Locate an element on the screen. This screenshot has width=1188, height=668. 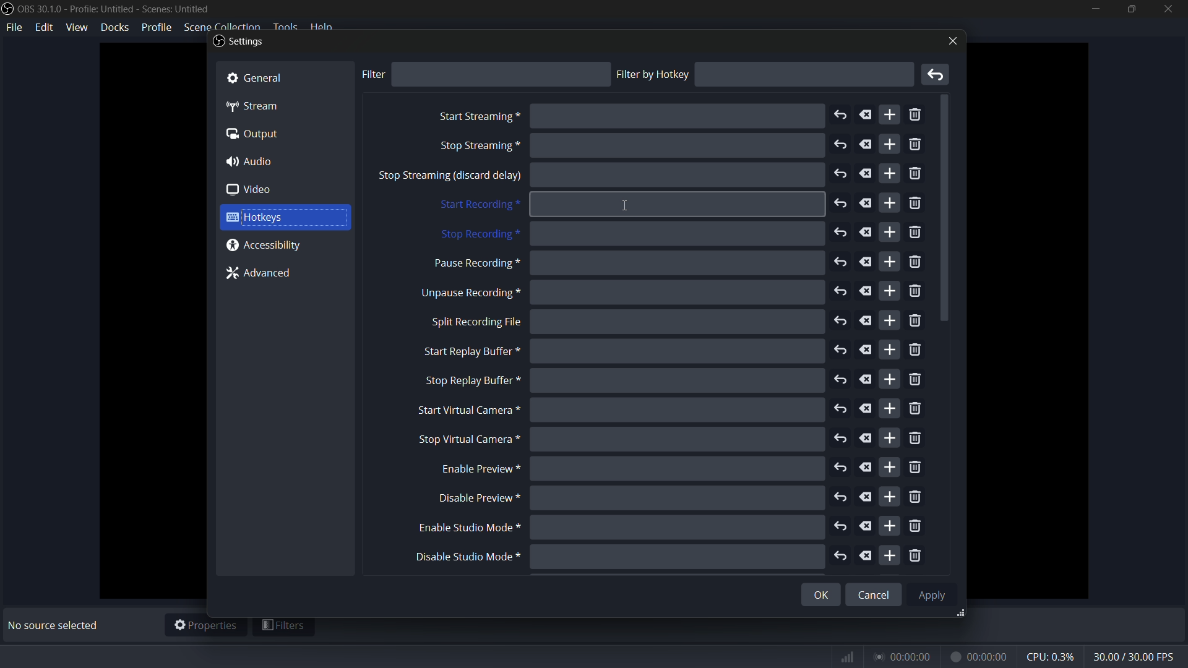
delete is located at coordinates (866, 233).